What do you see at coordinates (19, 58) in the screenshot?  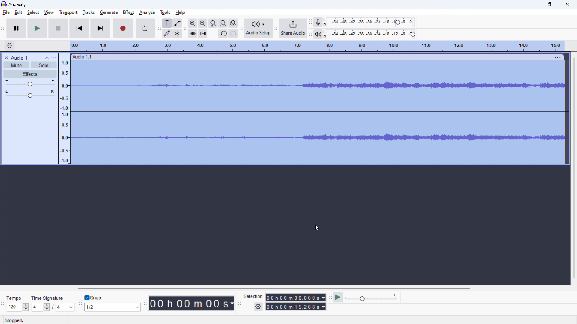 I see `title` at bounding box center [19, 58].